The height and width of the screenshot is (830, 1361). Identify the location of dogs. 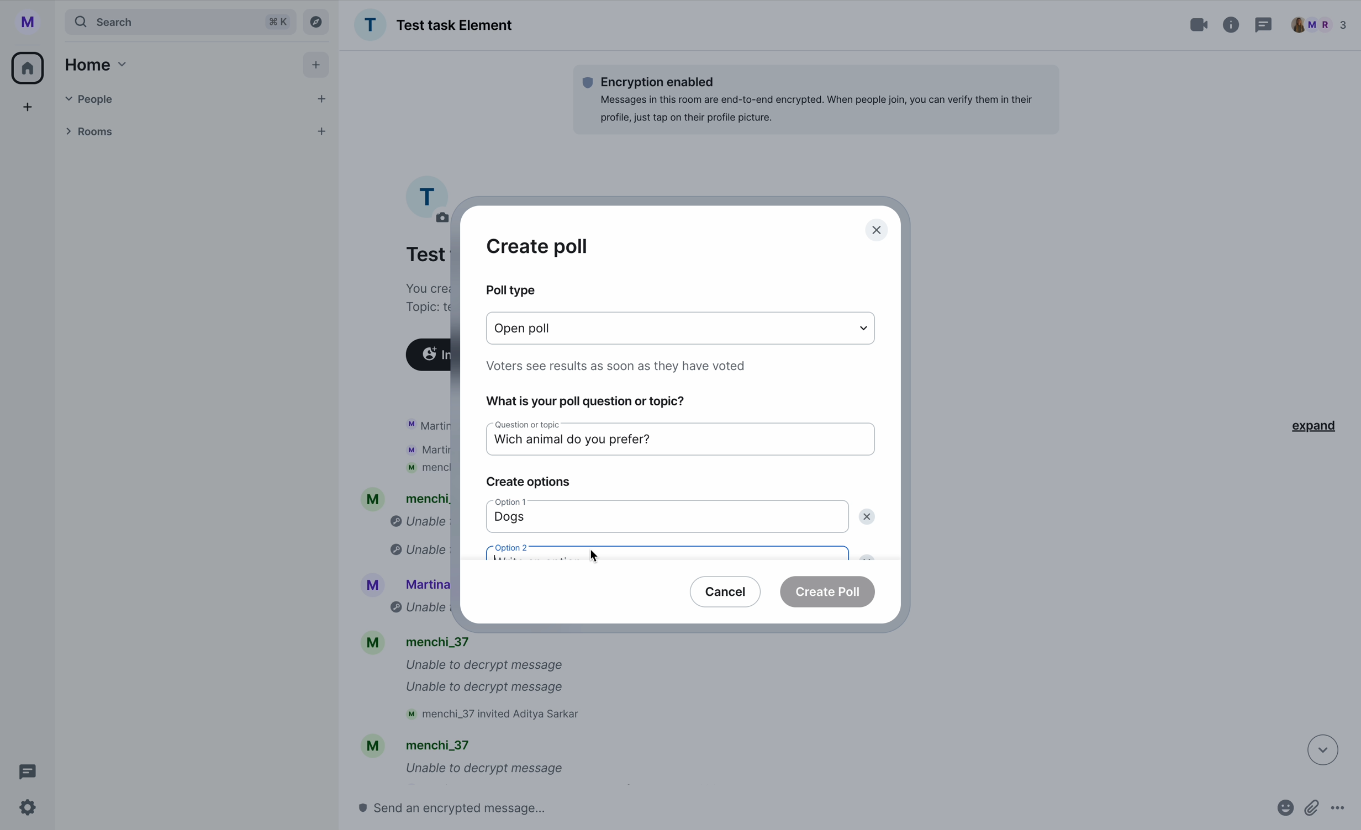
(513, 521).